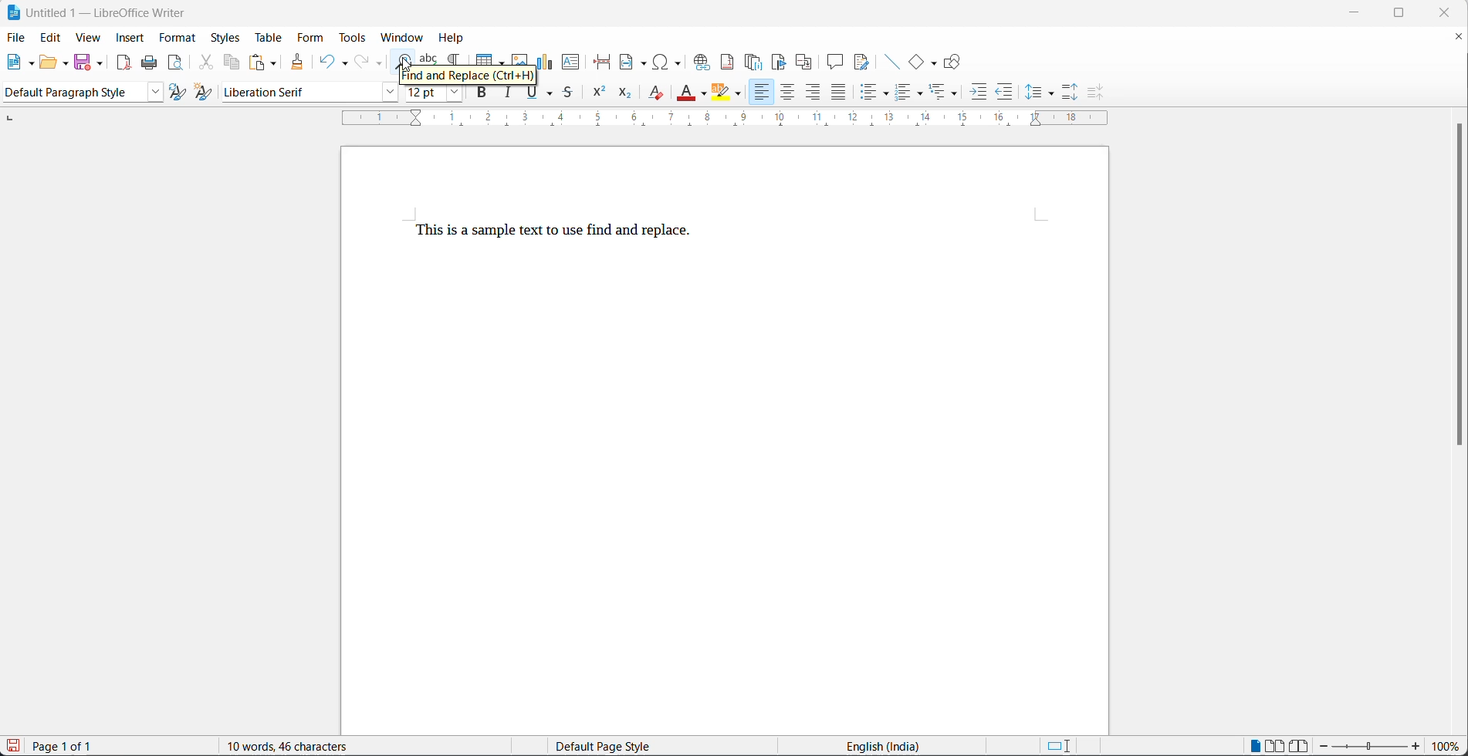 This screenshot has height=756, width=1468. I want to click on bold, so click(483, 95).